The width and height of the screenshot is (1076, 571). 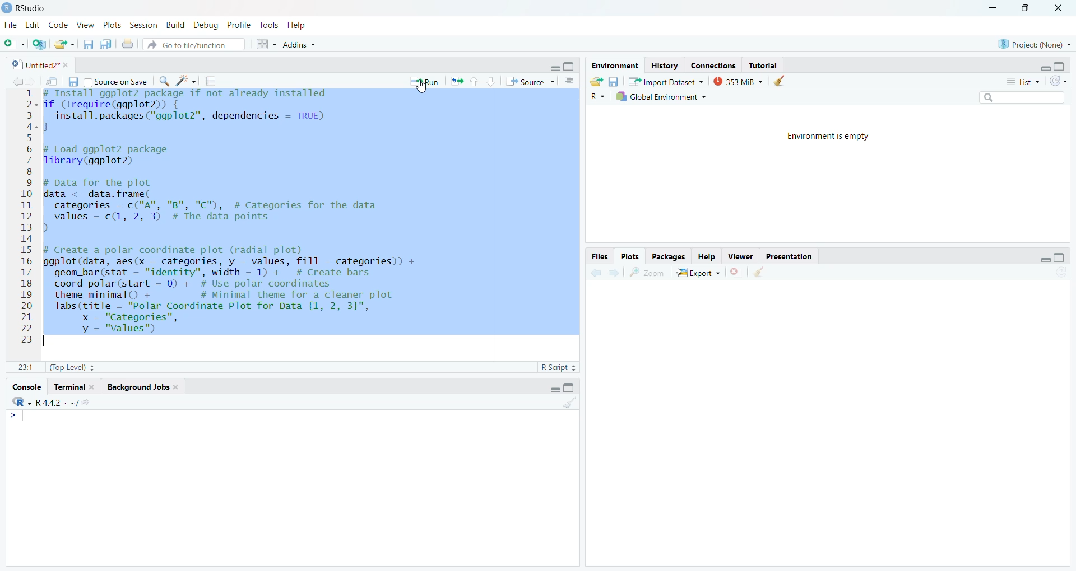 What do you see at coordinates (613, 64) in the screenshot?
I see `Environment` at bounding box center [613, 64].